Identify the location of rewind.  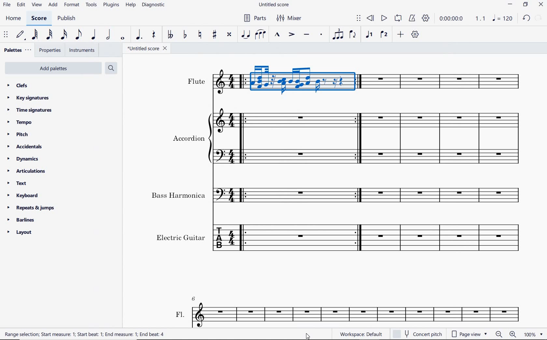
(371, 19).